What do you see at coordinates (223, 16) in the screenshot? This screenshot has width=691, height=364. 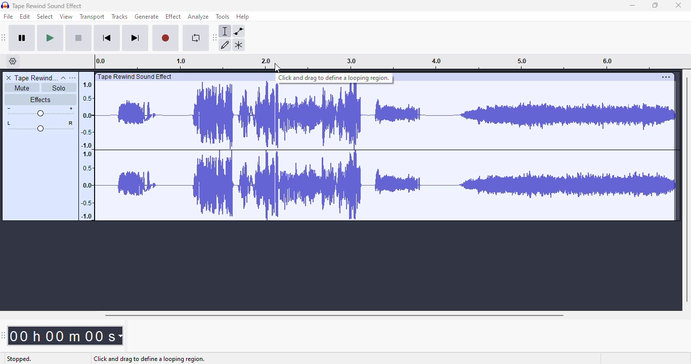 I see `tools` at bounding box center [223, 16].